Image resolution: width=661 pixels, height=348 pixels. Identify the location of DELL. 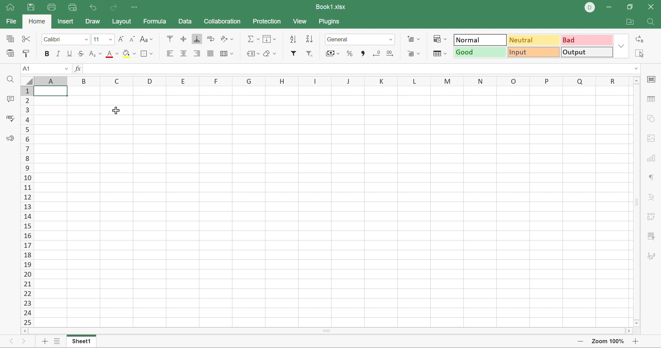
(590, 8).